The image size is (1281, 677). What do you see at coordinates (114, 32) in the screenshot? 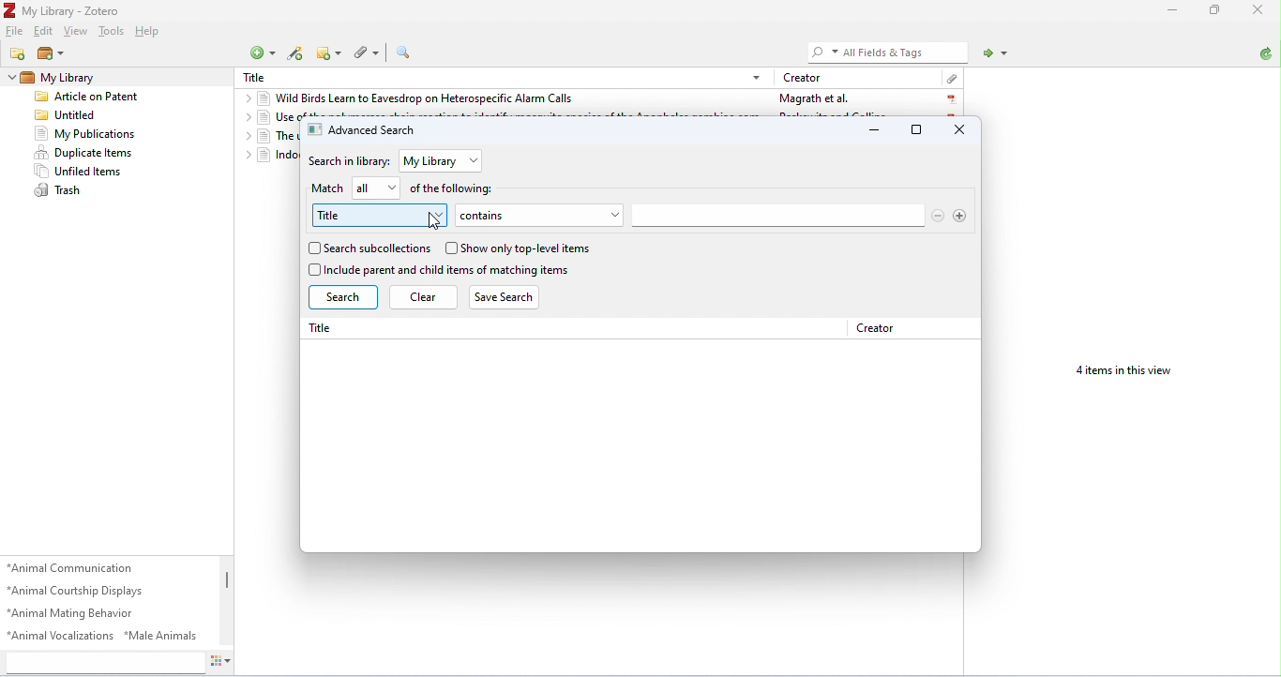
I see `tools` at bounding box center [114, 32].